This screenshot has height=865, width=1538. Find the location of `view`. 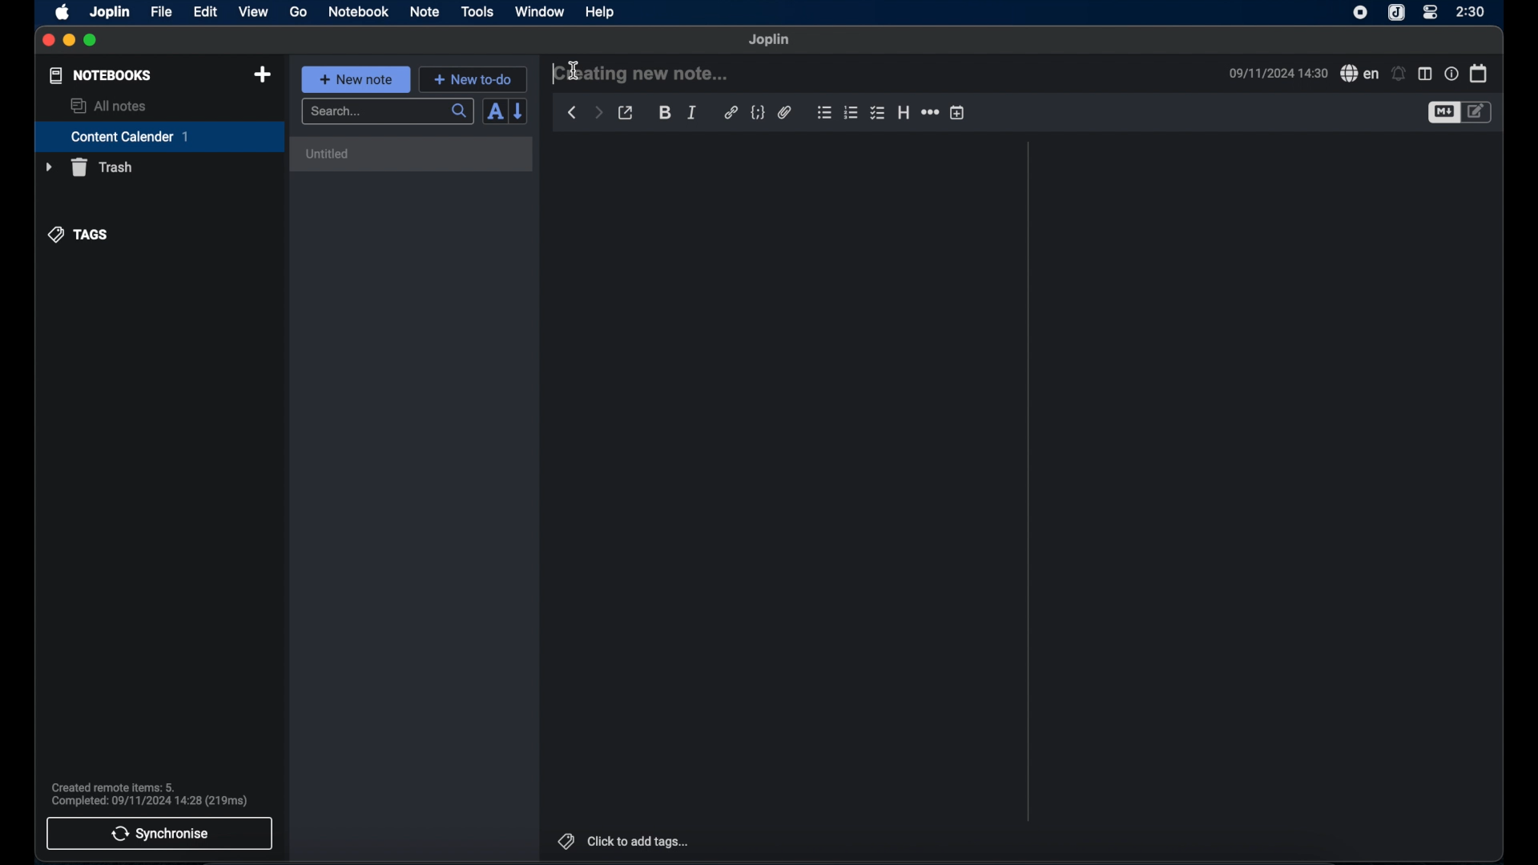

view is located at coordinates (254, 12).